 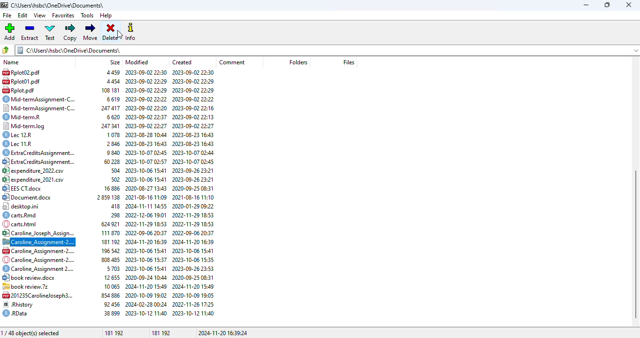 What do you see at coordinates (145, 161) in the screenshot?
I see `2023-10-07 02:57` at bounding box center [145, 161].